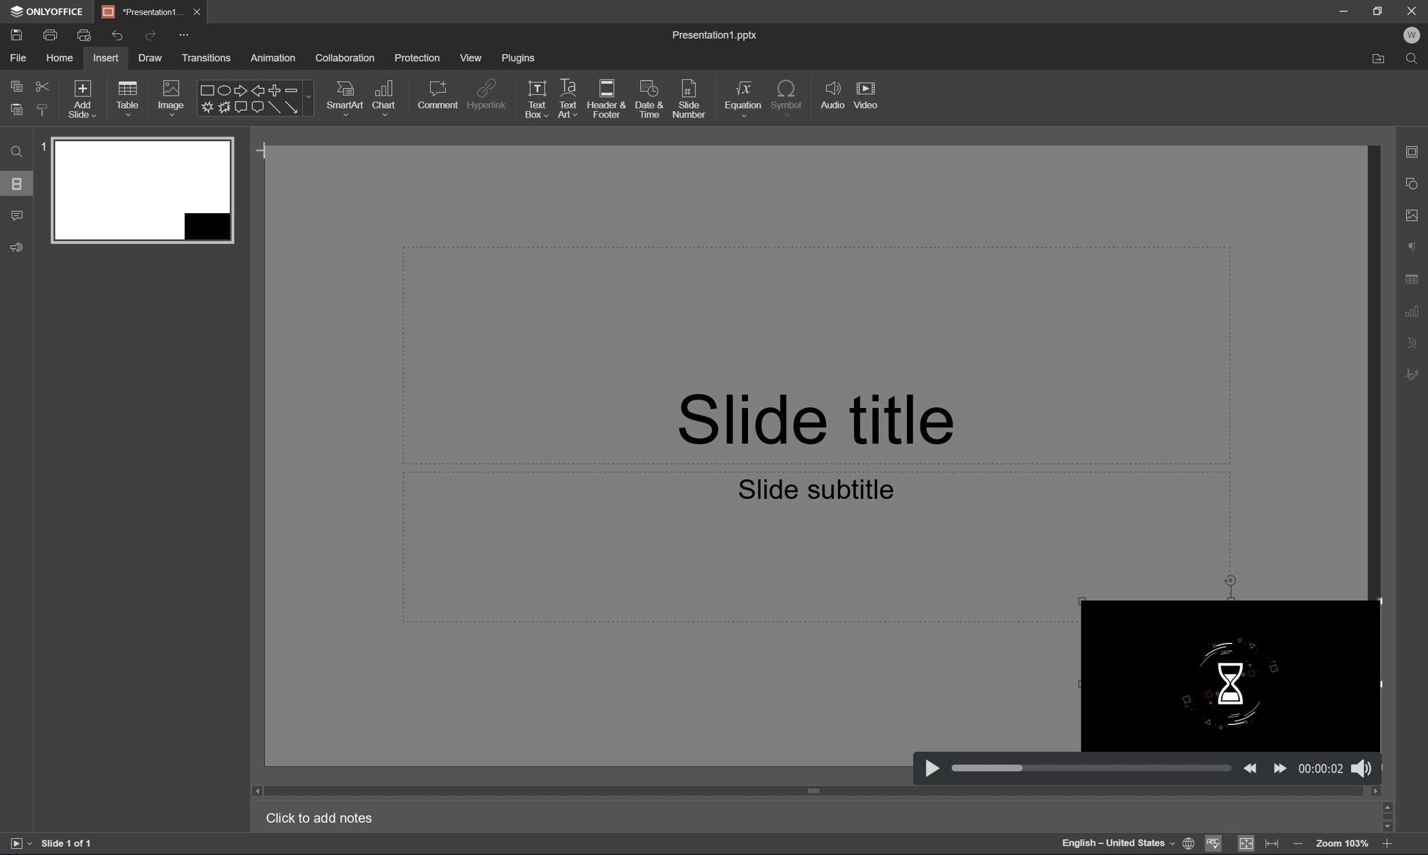  Describe the element at coordinates (151, 35) in the screenshot. I see `redo` at that location.